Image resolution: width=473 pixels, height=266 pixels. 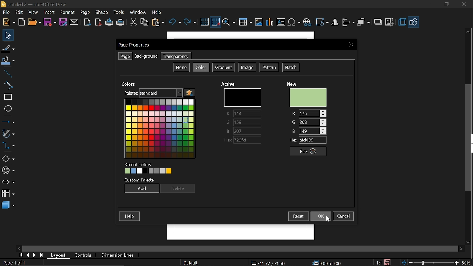 I want to click on Page, so click(x=125, y=56).